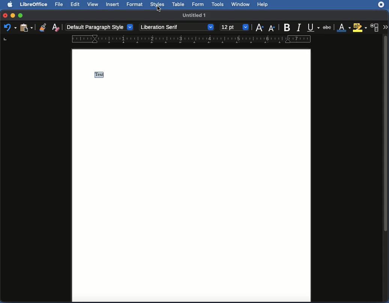 This screenshot has height=303, width=389. I want to click on Edit, so click(76, 5).